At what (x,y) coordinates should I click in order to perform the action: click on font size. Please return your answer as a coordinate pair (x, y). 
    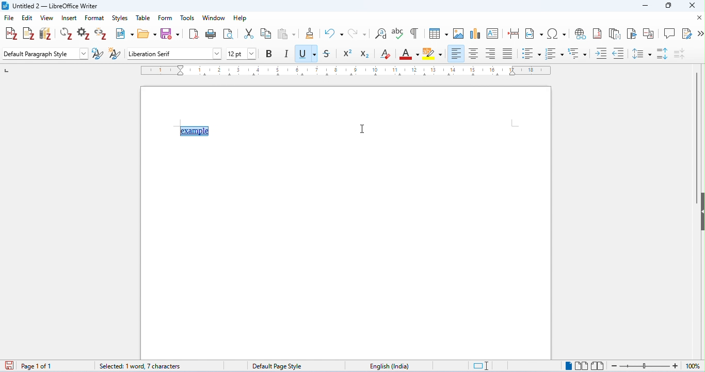
    Looking at the image, I should click on (244, 54).